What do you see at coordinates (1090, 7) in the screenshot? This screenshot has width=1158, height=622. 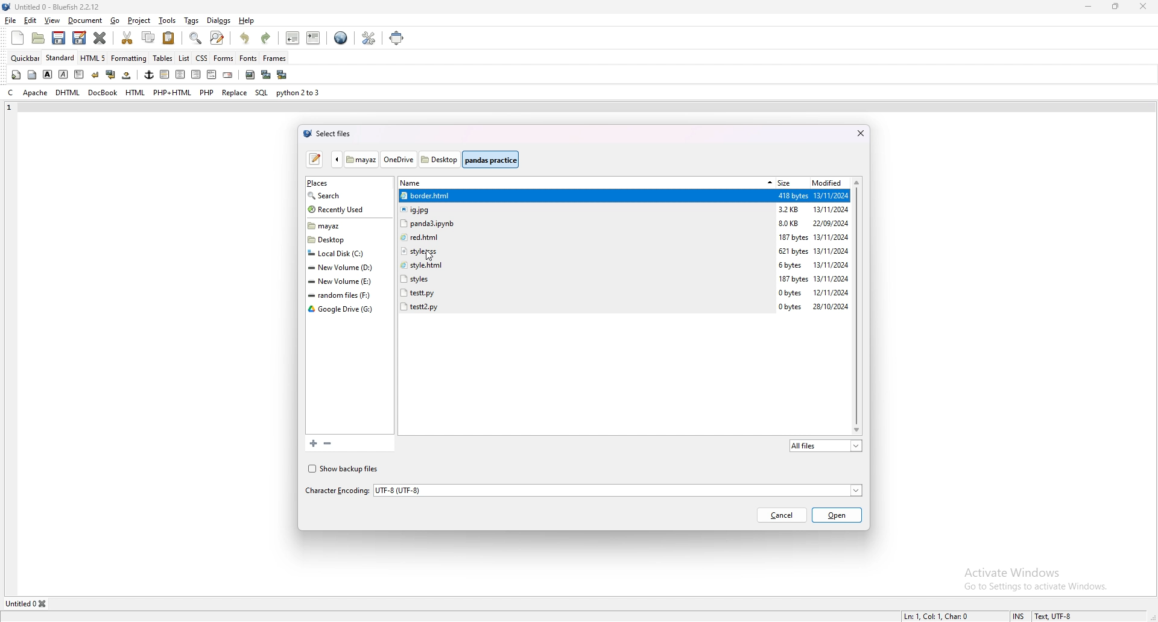 I see `minimize` at bounding box center [1090, 7].